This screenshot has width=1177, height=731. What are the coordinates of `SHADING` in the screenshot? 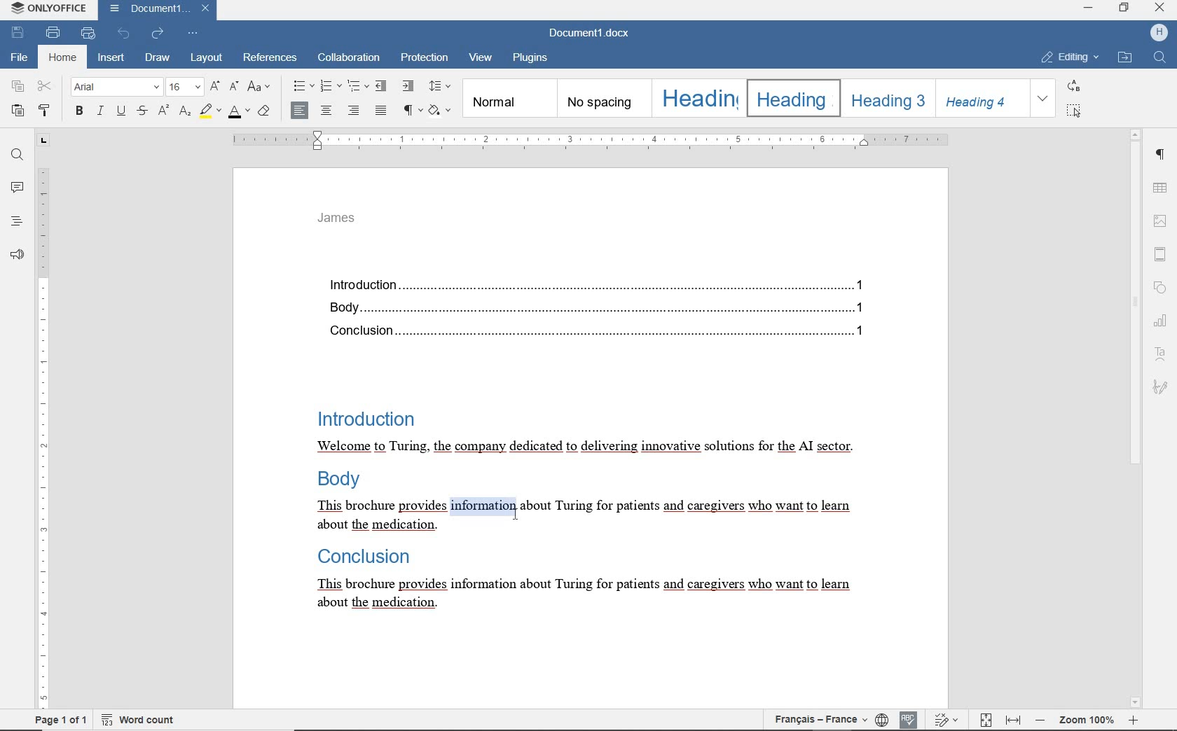 It's located at (441, 111).